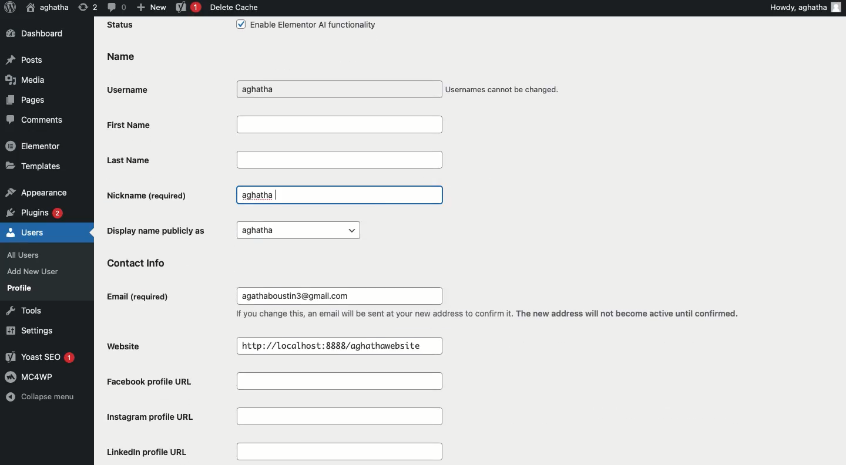  What do you see at coordinates (491, 314) in the screenshot?
I see `If you change this, an email will be sent at your new address to confirm it. The new address will not become active until confirmed.` at bounding box center [491, 314].